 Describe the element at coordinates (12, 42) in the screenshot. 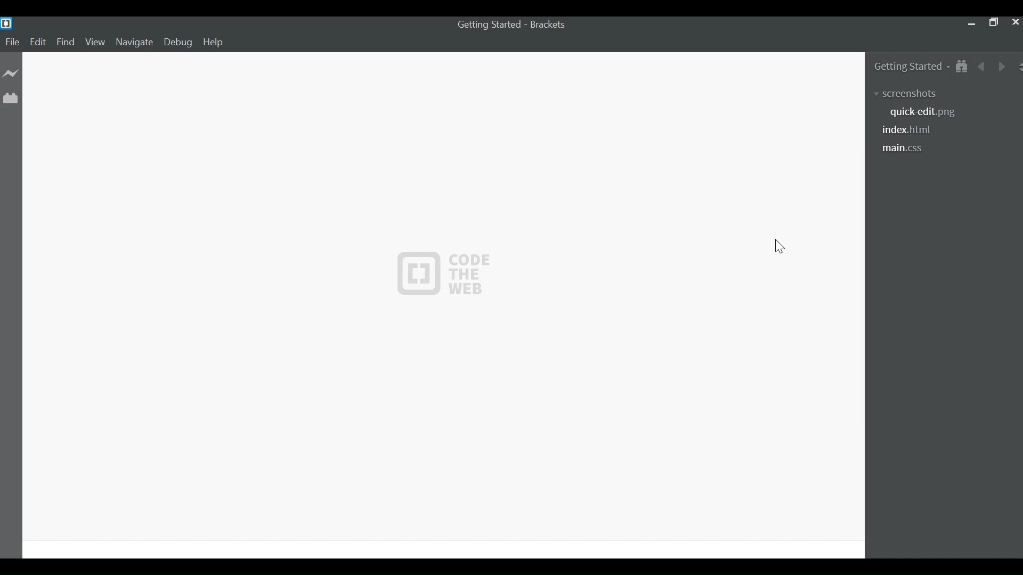

I see `File` at that location.